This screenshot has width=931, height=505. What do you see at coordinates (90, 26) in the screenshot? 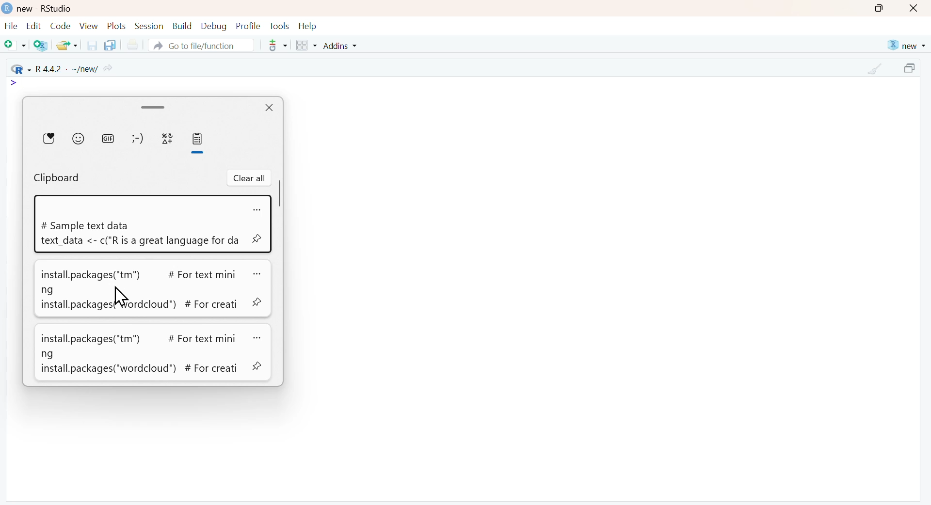
I see `View` at bounding box center [90, 26].